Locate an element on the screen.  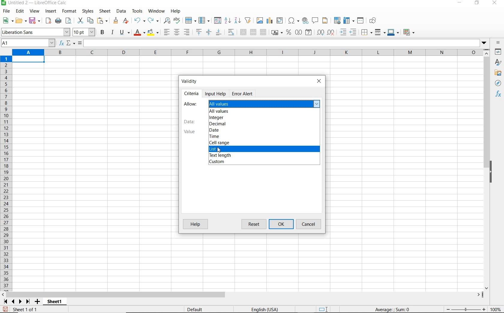
zoom factor is located at coordinates (496, 309).